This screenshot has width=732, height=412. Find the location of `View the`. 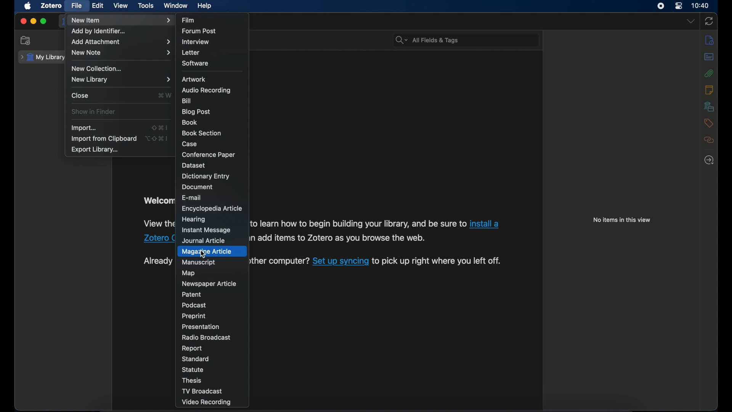

View the is located at coordinates (158, 224).